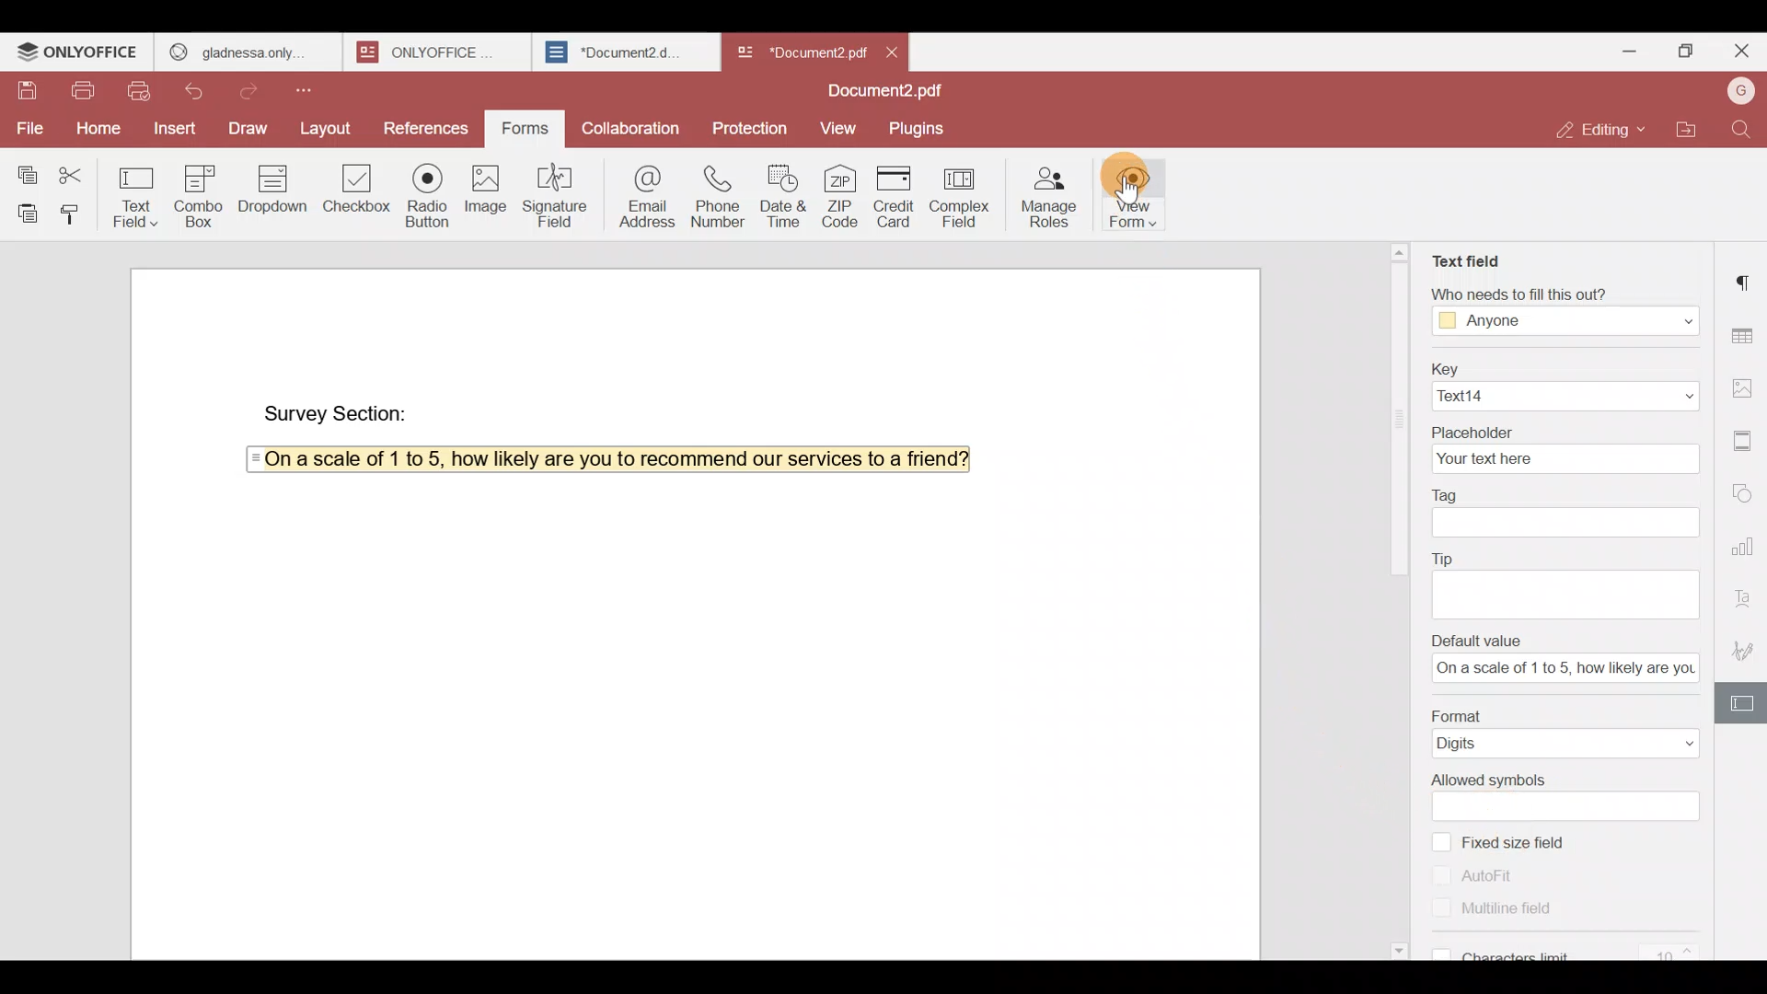  What do you see at coordinates (1746, 445) in the screenshot?
I see `Header & footer settings` at bounding box center [1746, 445].